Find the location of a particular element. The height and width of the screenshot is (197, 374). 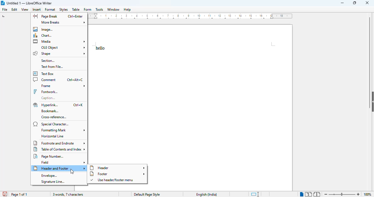

tools is located at coordinates (99, 9).